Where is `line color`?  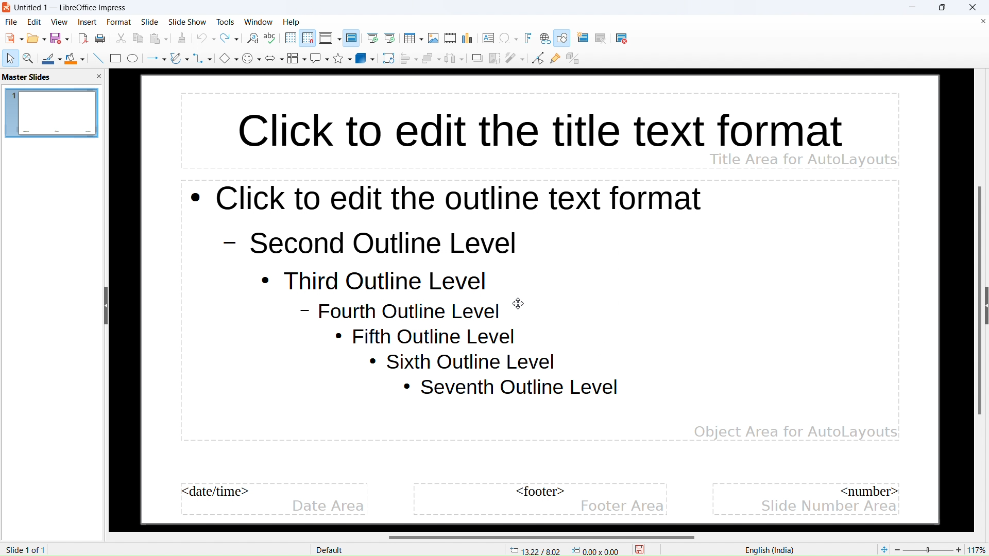
line color is located at coordinates (52, 58).